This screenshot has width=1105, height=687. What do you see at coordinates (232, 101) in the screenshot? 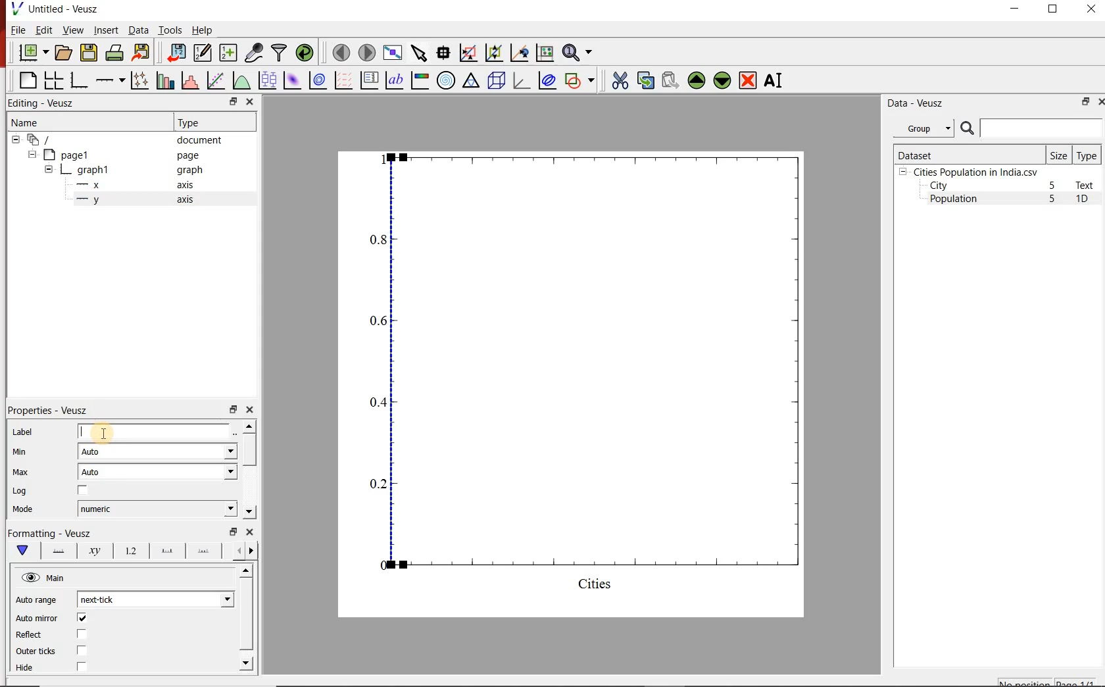
I see `restore` at bounding box center [232, 101].